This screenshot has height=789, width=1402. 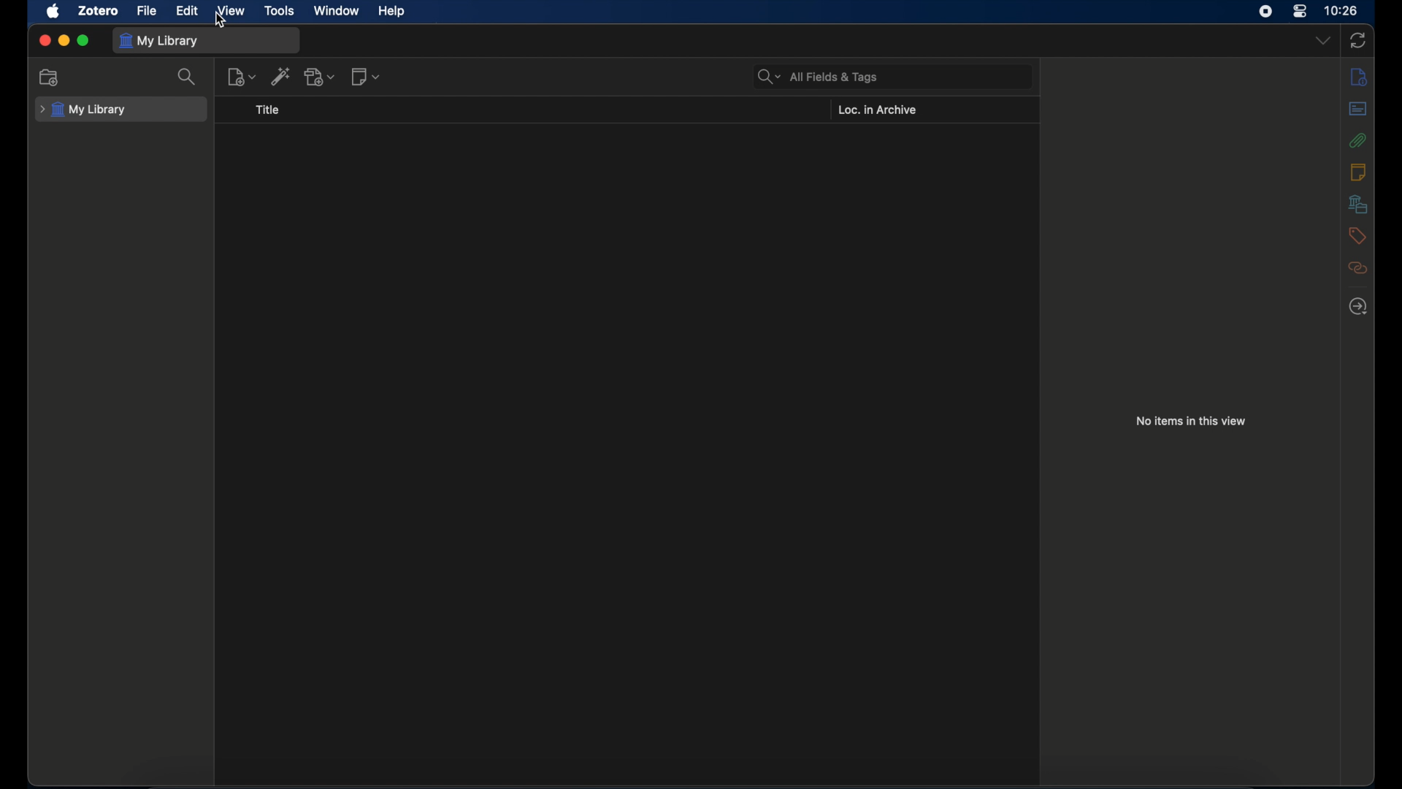 What do you see at coordinates (241, 77) in the screenshot?
I see `new item` at bounding box center [241, 77].